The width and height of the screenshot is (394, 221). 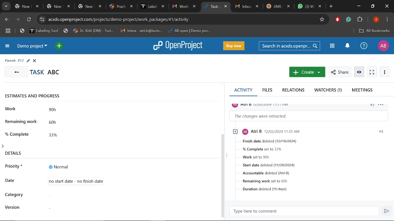 What do you see at coordinates (21, 61) in the screenshot?
I see `Parent task` at bounding box center [21, 61].